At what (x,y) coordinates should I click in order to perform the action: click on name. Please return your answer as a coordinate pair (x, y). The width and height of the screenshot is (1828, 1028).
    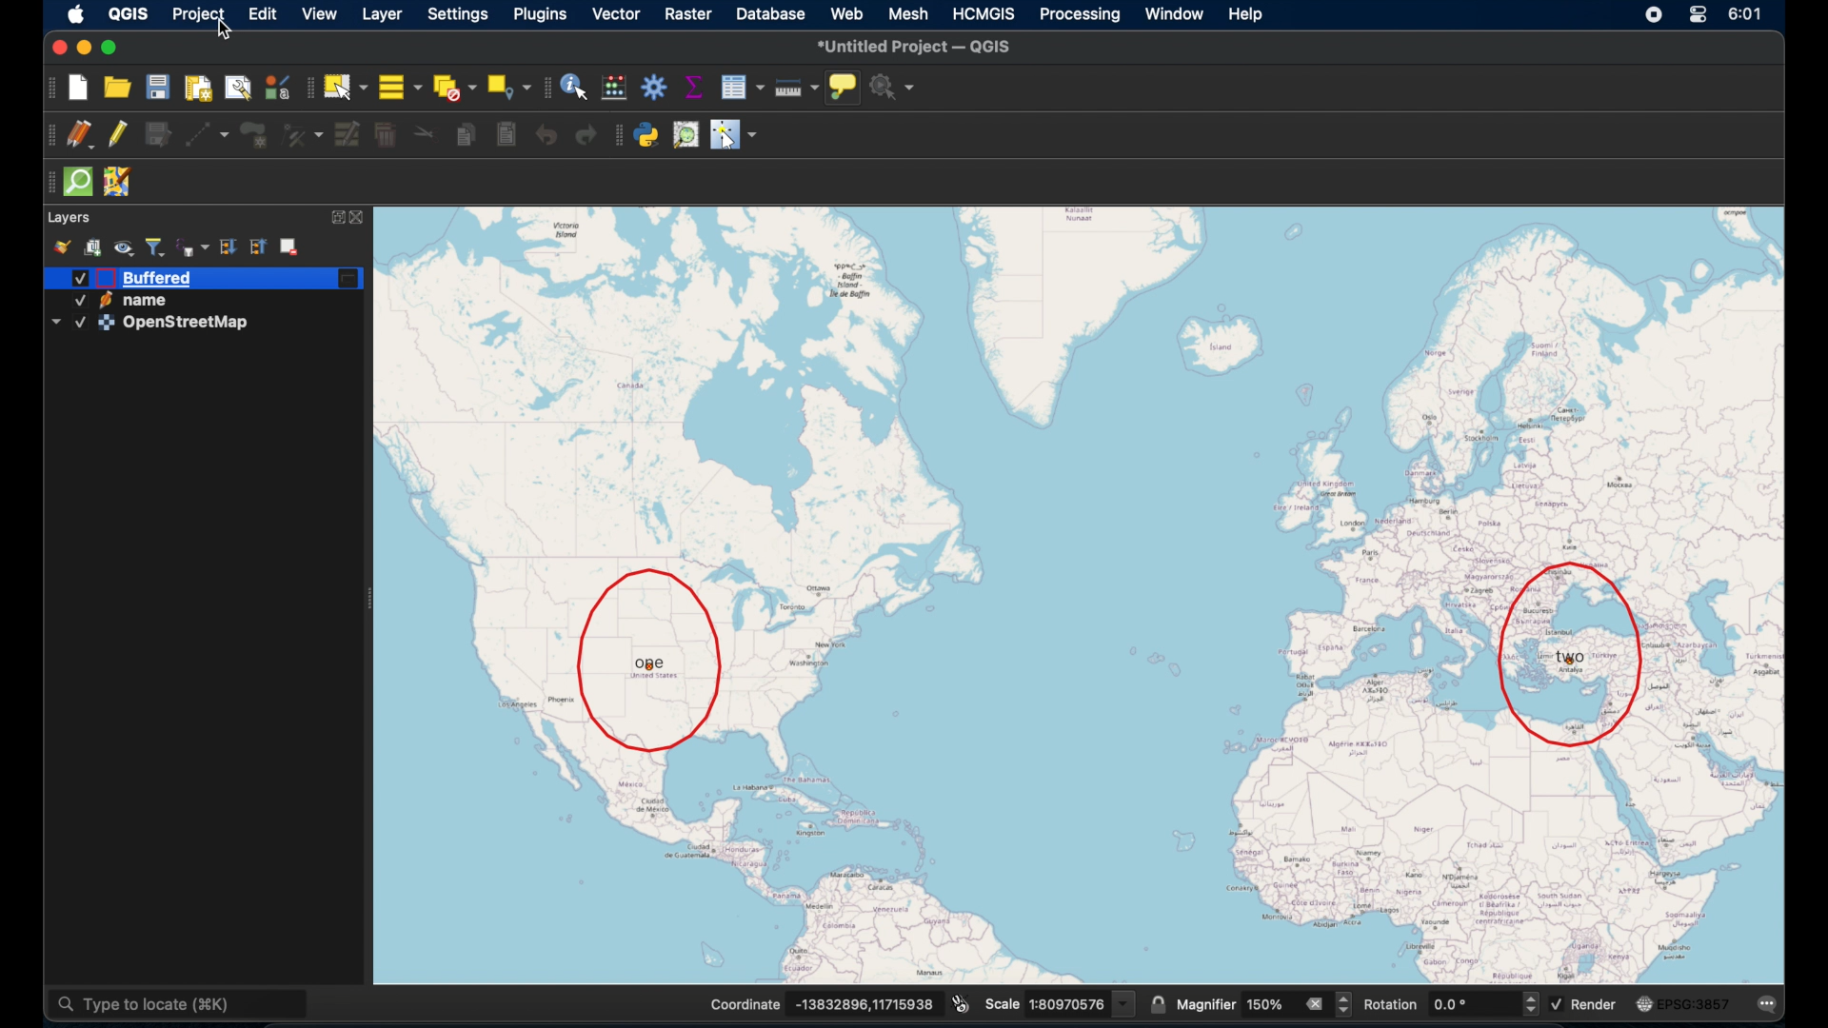
    Looking at the image, I should click on (151, 301).